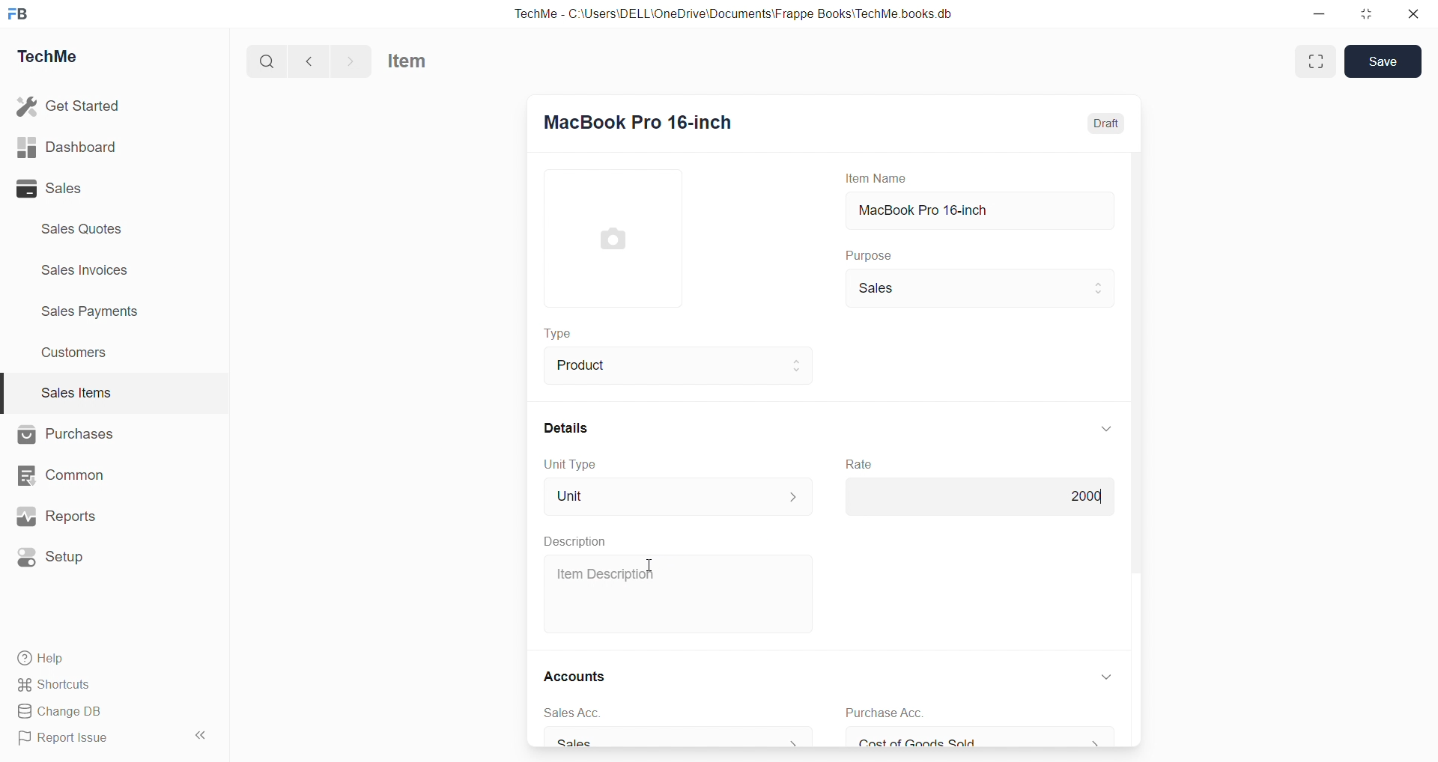  Describe the element at coordinates (407, 61) in the screenshot. I see `Item` at that location.